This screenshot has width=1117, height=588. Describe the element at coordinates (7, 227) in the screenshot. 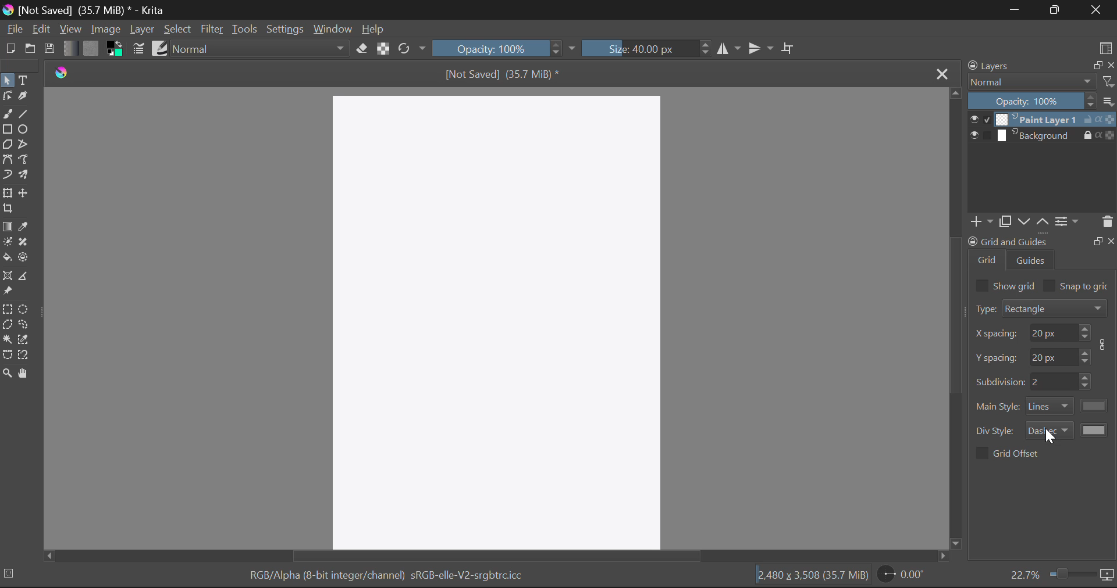

I see `Gradient Fill` at that location.